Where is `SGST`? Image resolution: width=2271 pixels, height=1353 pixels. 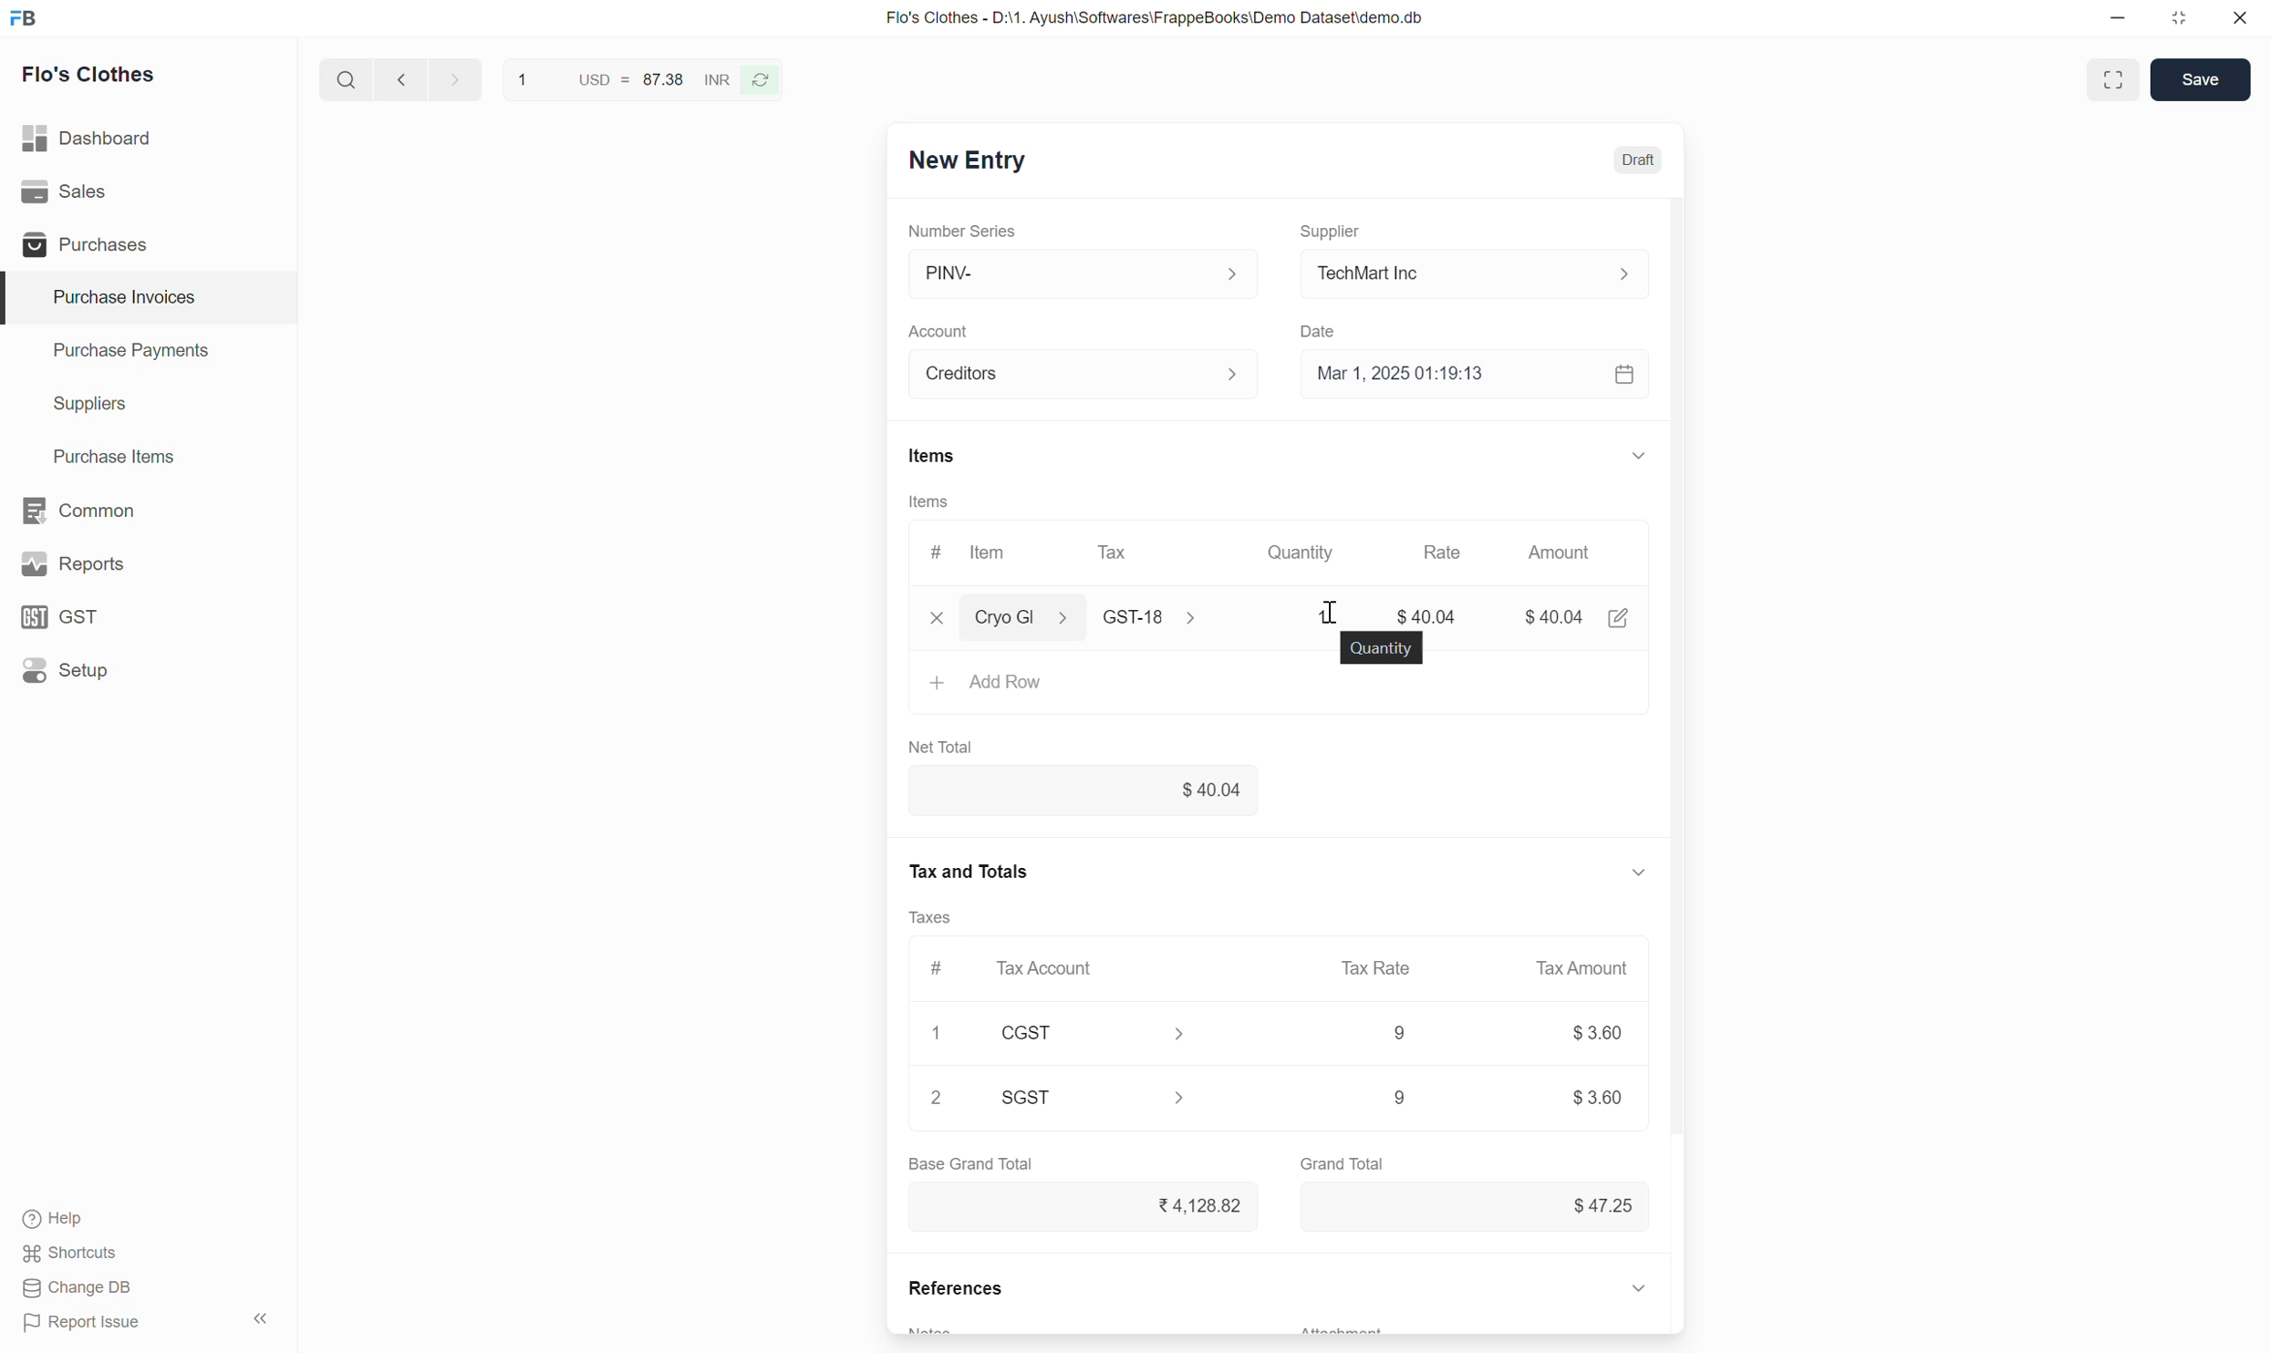 SGST is located at coordinates (1106, 1097).